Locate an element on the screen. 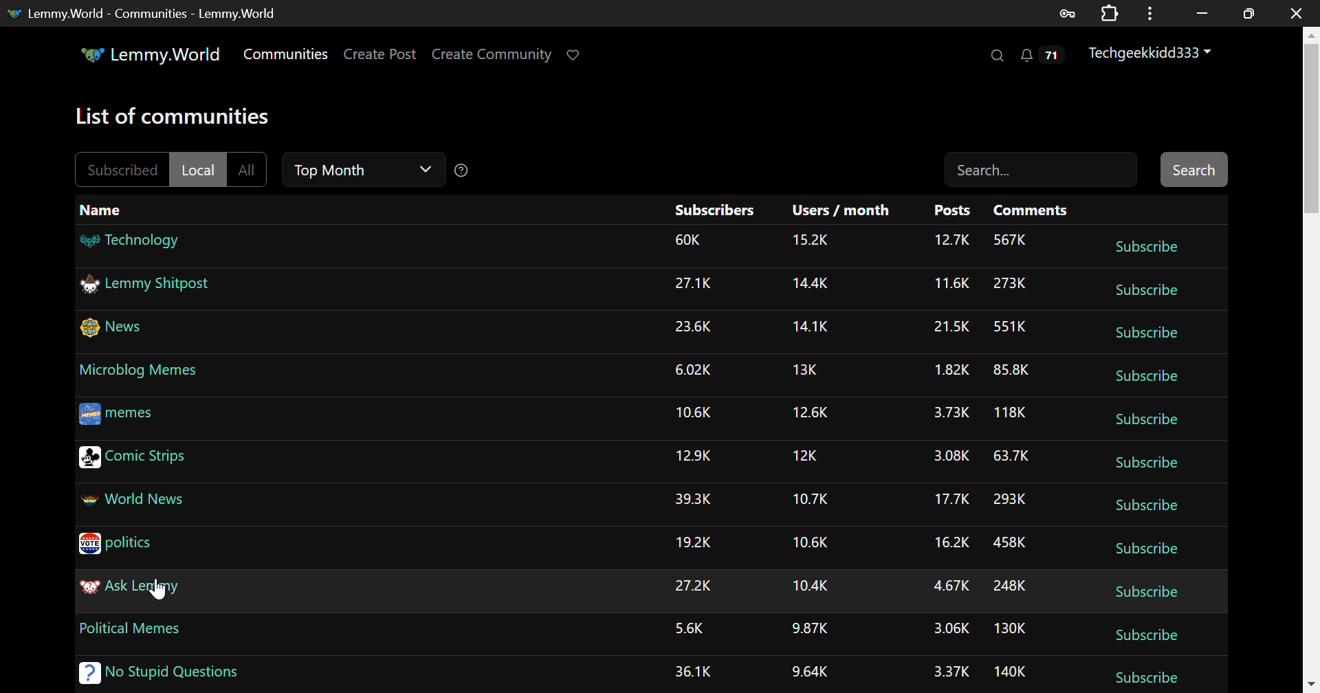 This screenshot has width=1320, height=693. Search is located at coordinates (995, 54).